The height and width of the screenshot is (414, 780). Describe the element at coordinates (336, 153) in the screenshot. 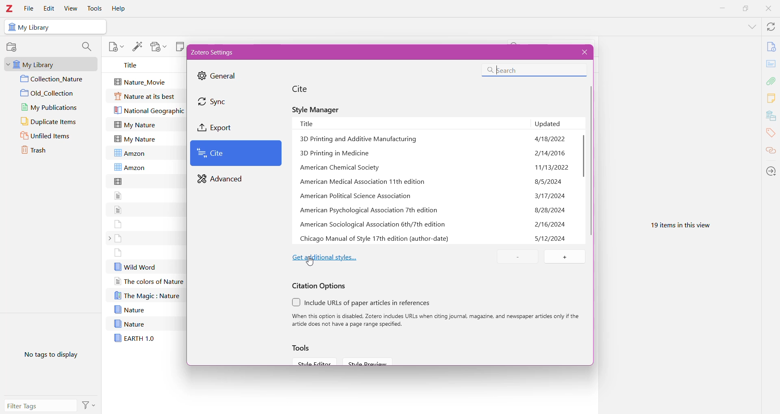

I see `3D Printing in Medicine` at that location.